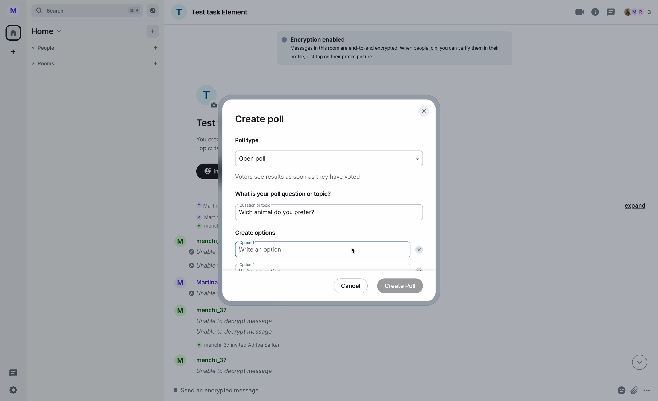 The height and width of the screenshot is (401, 658). Describe the element at coordinates (154, 10) in the screenshot. I see `explore` at that location.